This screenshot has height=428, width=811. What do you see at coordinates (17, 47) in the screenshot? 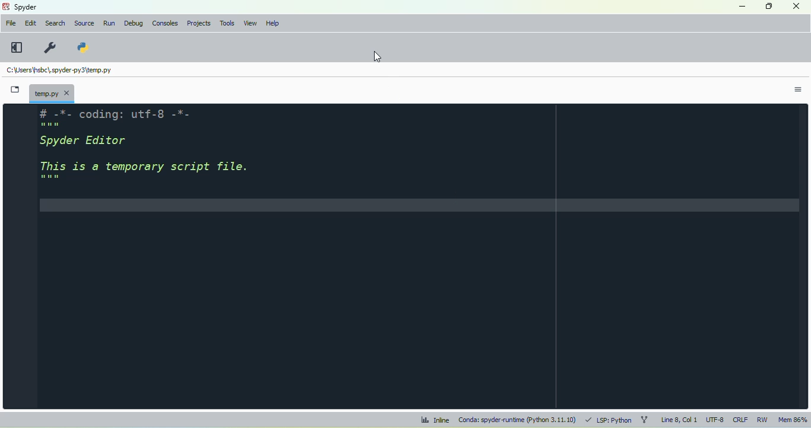
I see `maximize current pane` at bounding box center [17, 47].